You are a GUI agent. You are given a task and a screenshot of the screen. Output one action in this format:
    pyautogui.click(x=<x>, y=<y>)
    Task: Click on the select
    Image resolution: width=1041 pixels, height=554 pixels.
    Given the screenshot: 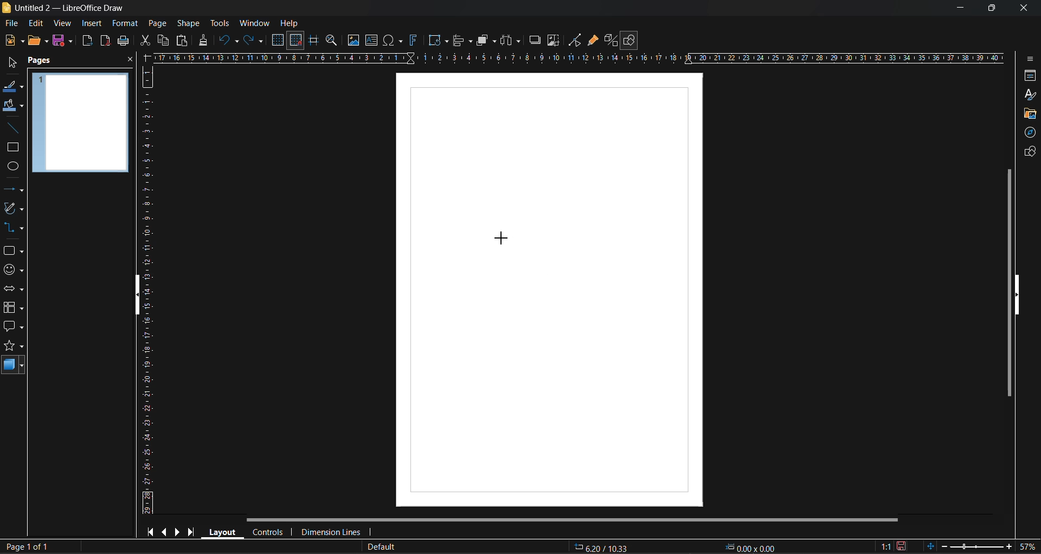 What is the action you would take?
    pyautogui.click(x=10, y=65)
    